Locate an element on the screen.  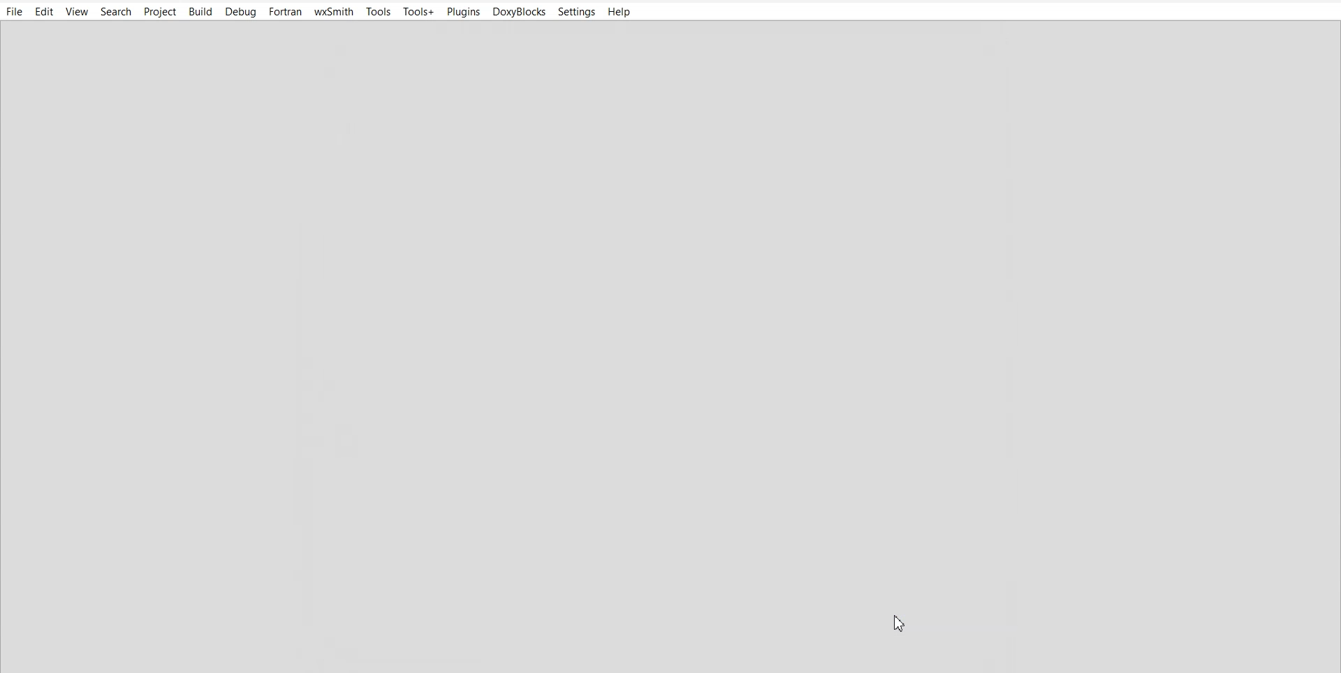
View is located at coordinates (77, 12).